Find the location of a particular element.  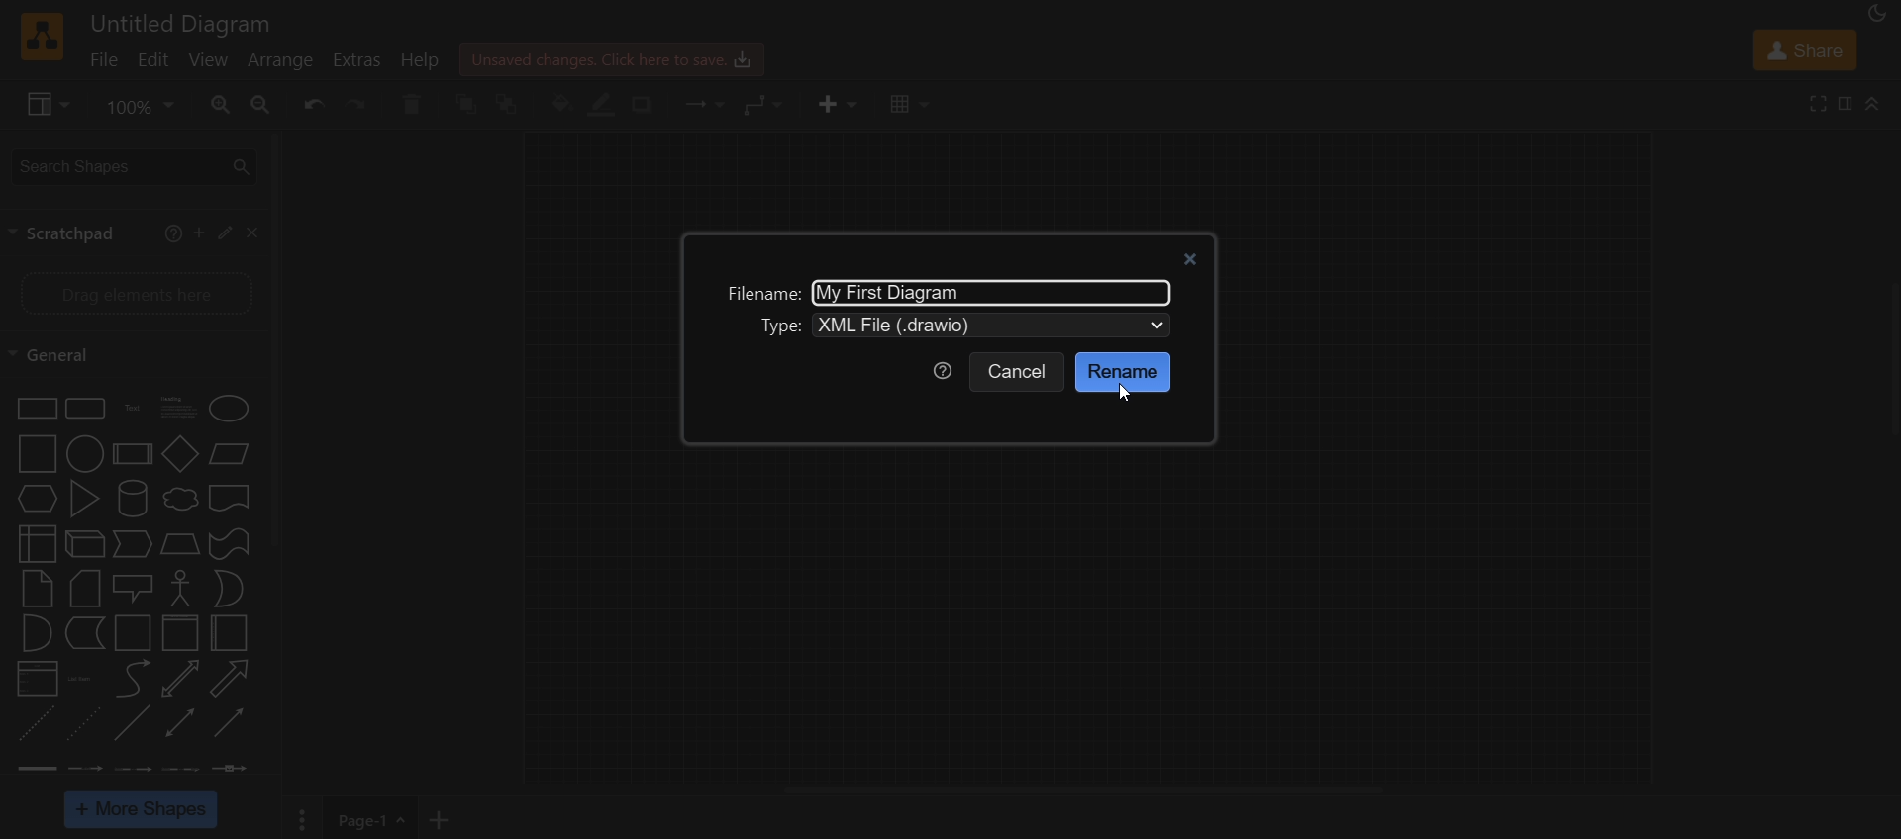

file name is located at coordinates (758, 292).